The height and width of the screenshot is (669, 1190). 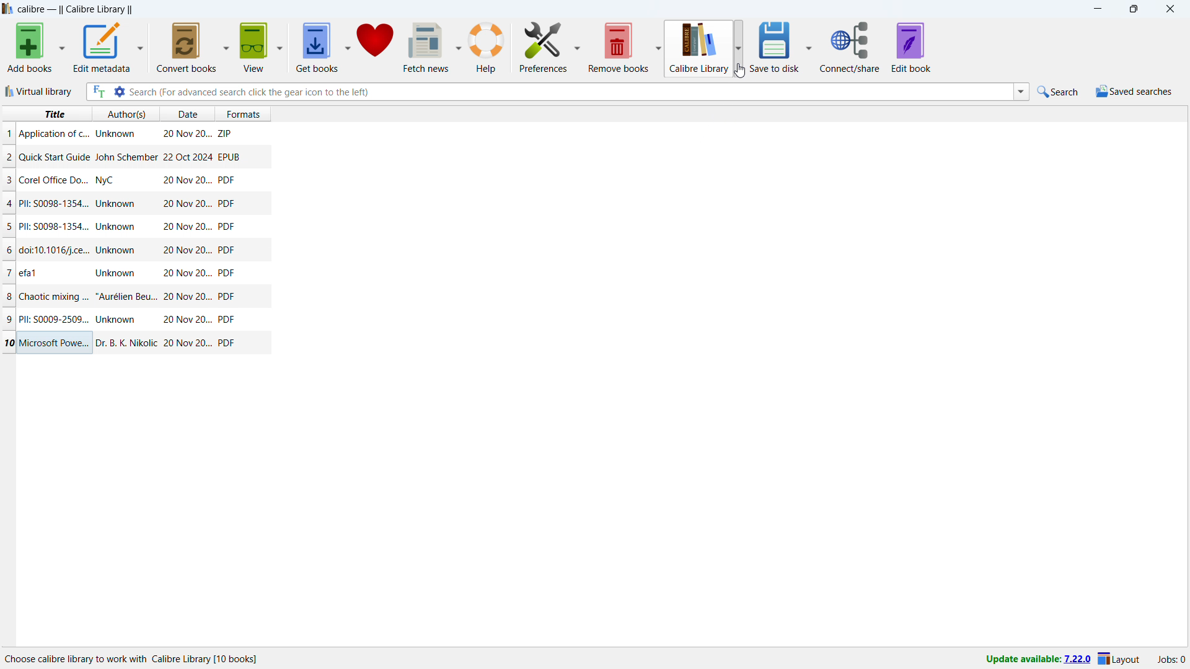 What do you see at coordinates (54, 203) in the screenshot?
I see `Title` at bounding box center [54, 203].